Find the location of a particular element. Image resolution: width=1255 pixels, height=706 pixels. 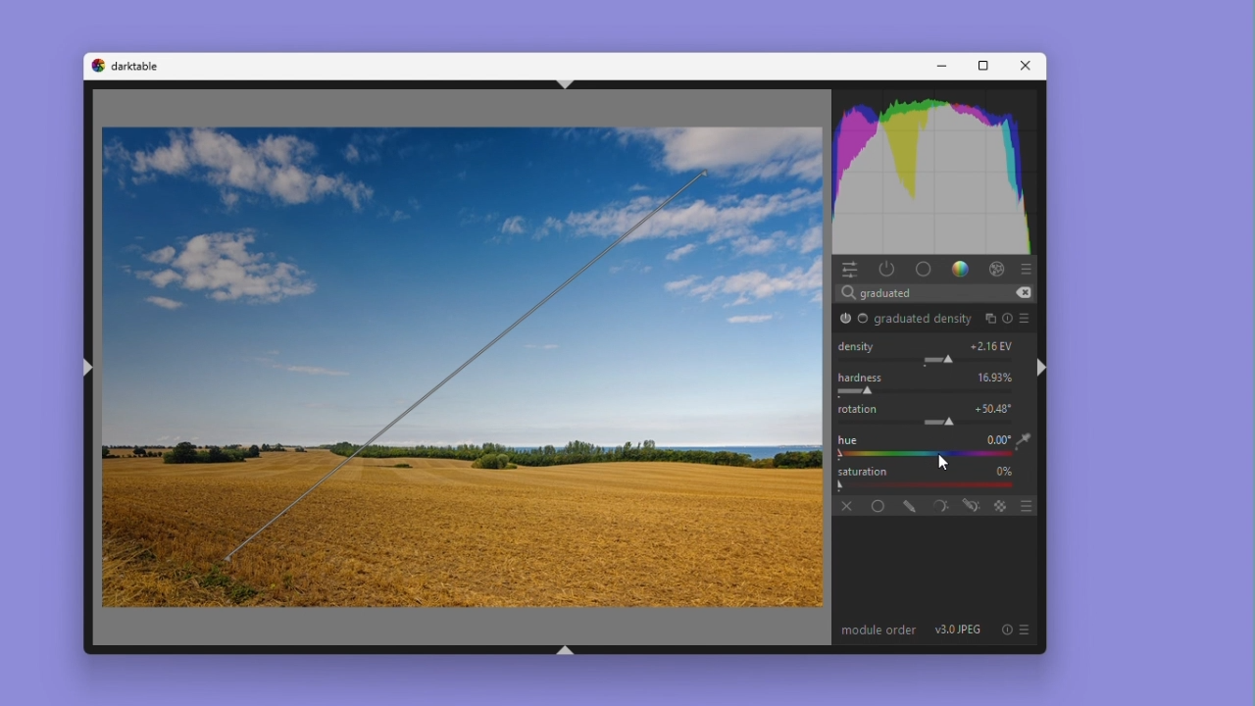

blending options is located at coordinates (1026, 504).